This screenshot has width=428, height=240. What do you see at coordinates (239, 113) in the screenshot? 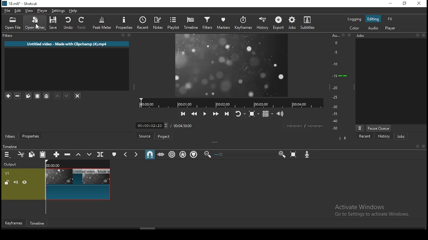
I see `toggle player looping` at bounding box center [239, 113].